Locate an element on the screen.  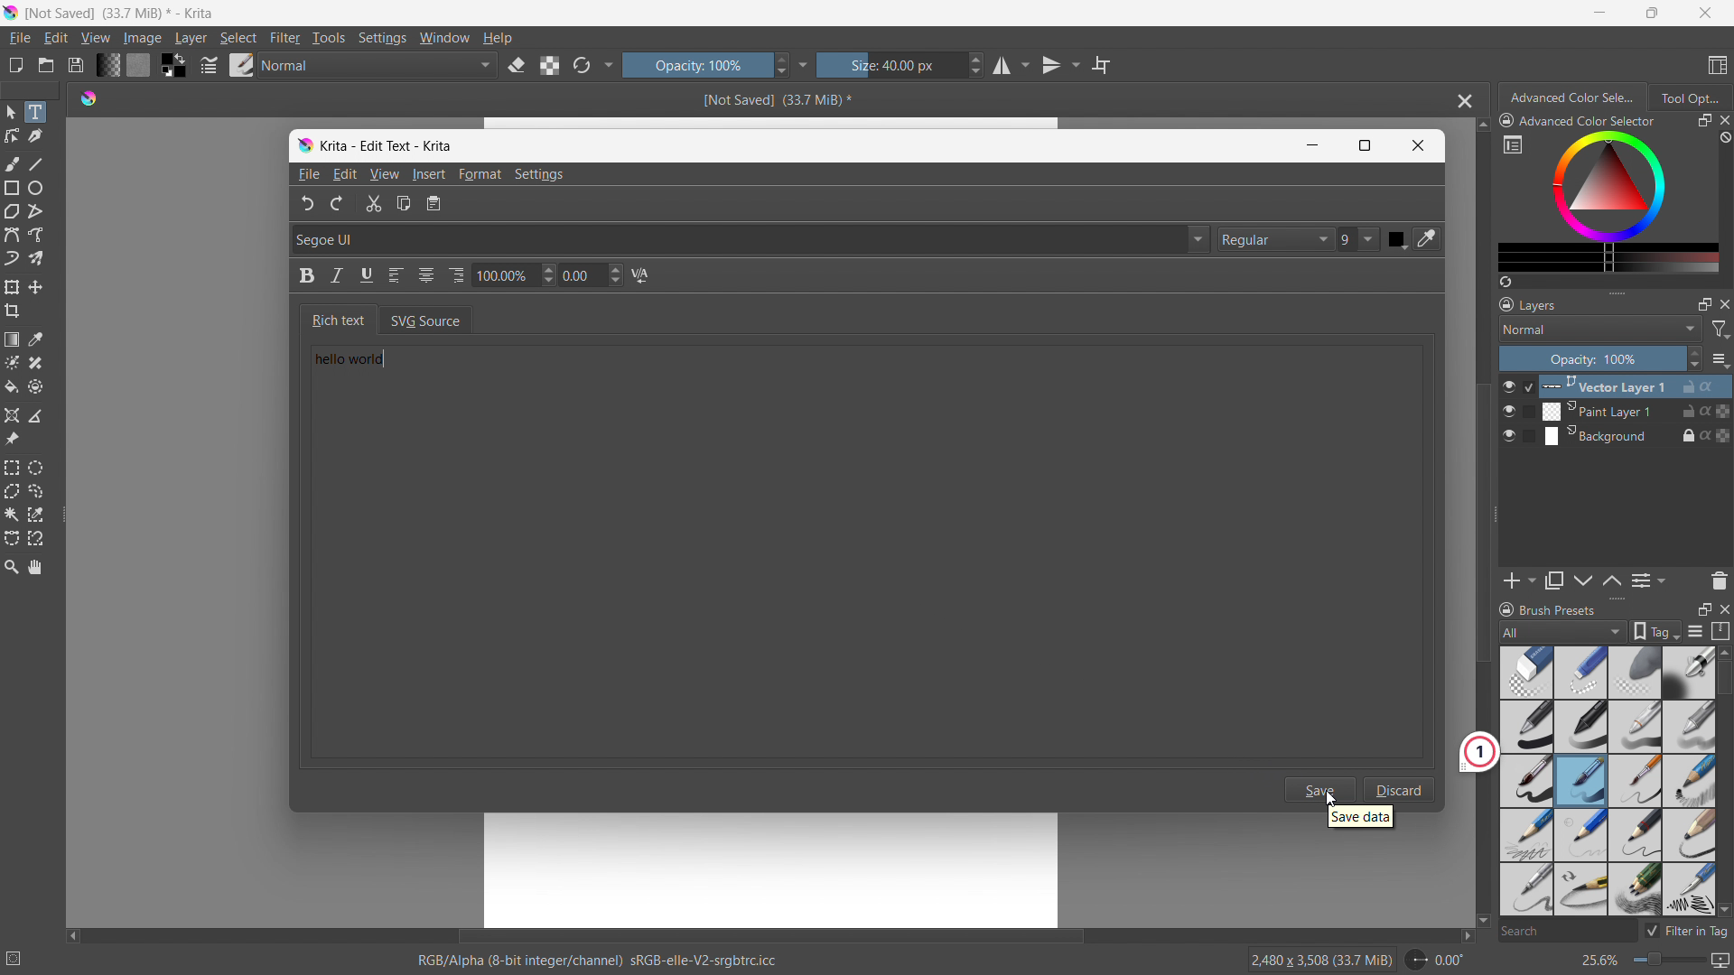
not saved (33.5 MB)* - Krita is located at coordinates (124, 12).